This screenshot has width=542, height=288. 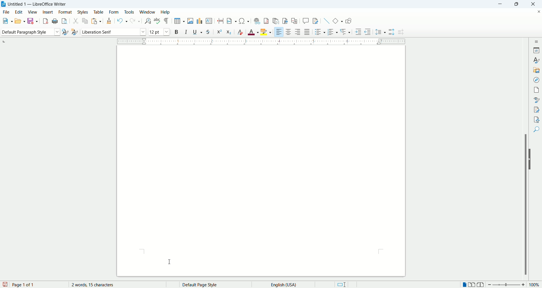 What do you see at coordinates (473, 285) in the screenshot?
I see `double page view` at bounding box center [473, 285].